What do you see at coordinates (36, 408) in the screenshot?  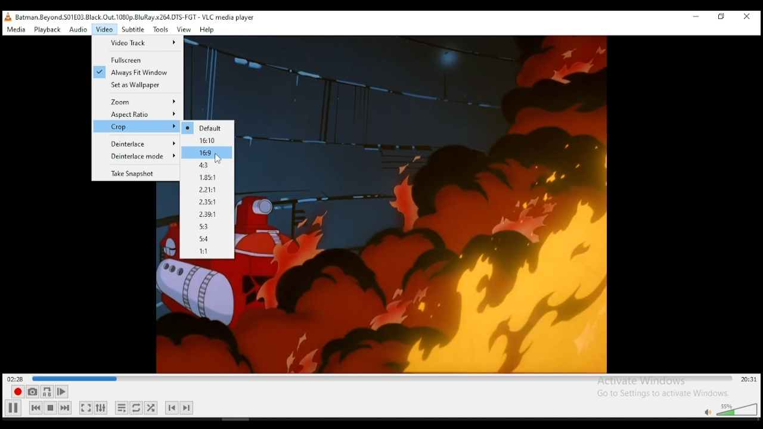 I see `previous media in playlist, skips backward when held` at bounding box center [36, 408].